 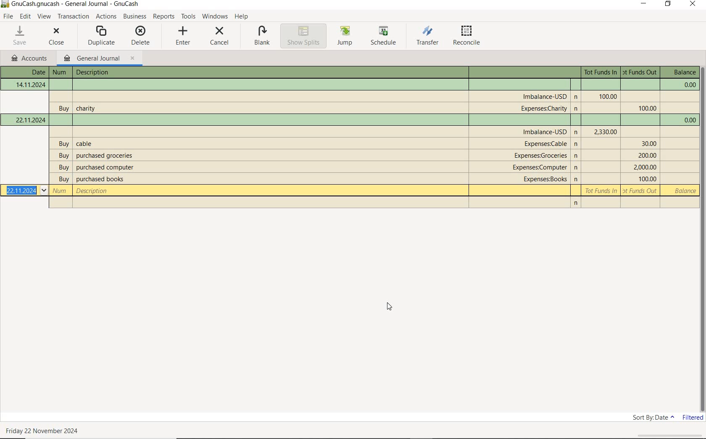 I want to click on description, so click(x=100, y=180).